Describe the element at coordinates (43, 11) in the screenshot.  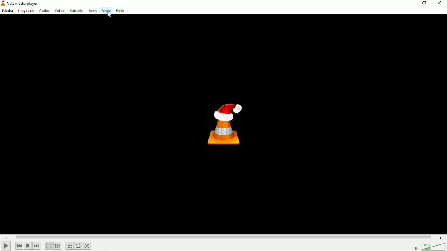
I see `Audio` at that location.